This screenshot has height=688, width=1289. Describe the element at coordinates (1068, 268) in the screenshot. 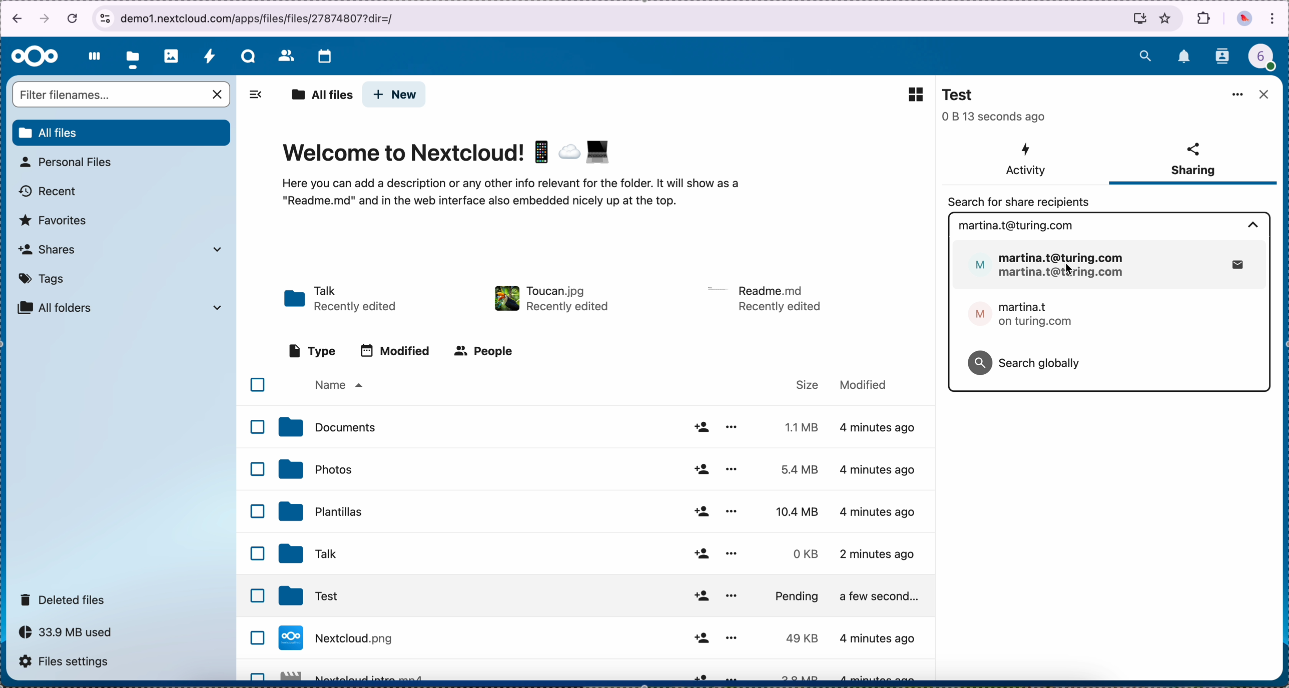

I see `cursor` at that location.